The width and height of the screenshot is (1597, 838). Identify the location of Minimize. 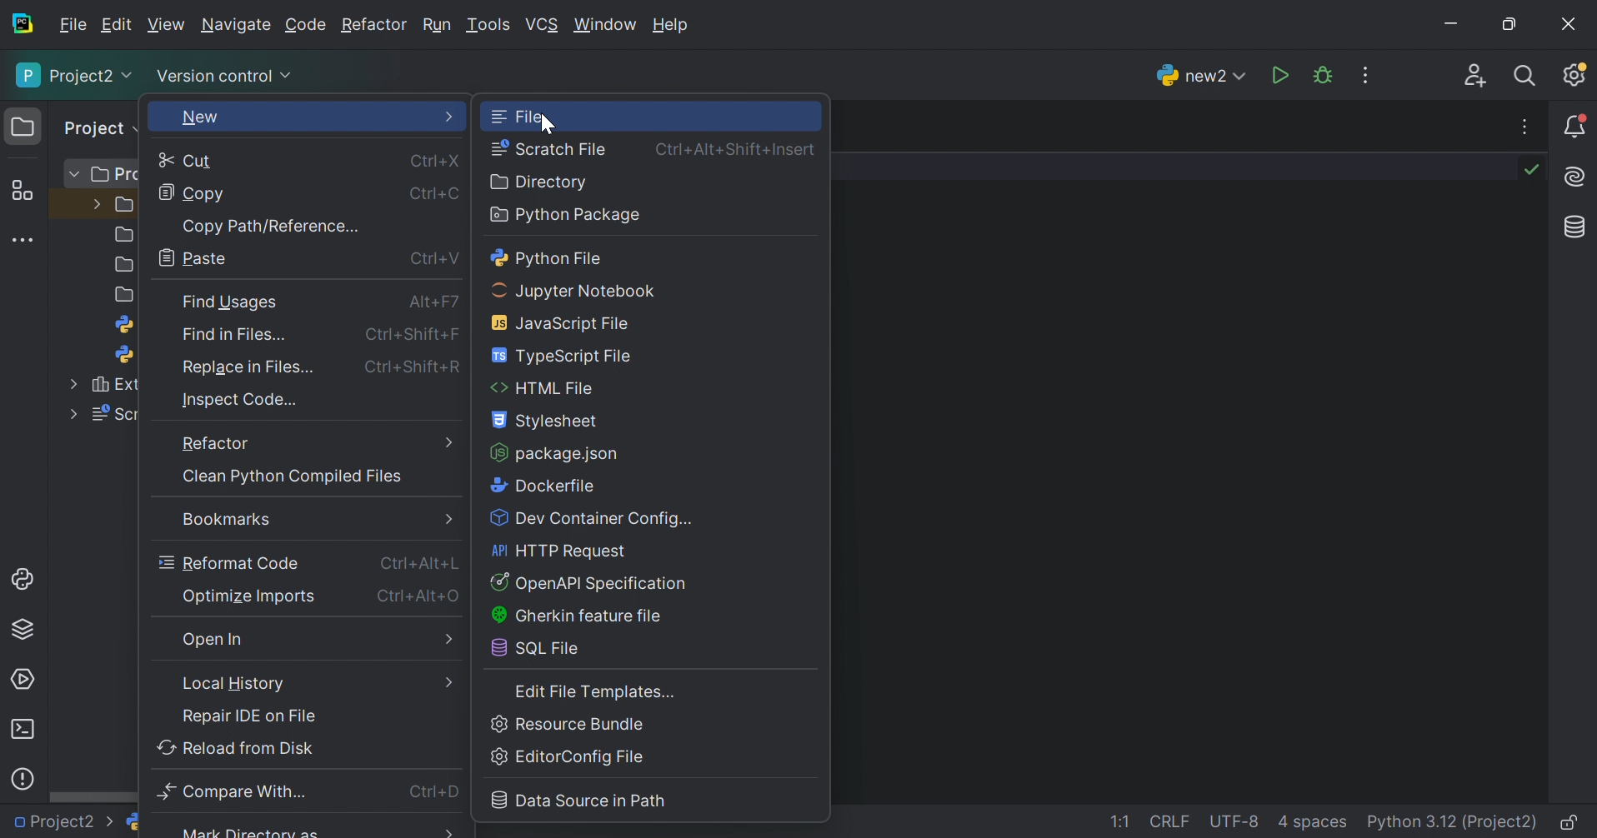
(1449, 24).